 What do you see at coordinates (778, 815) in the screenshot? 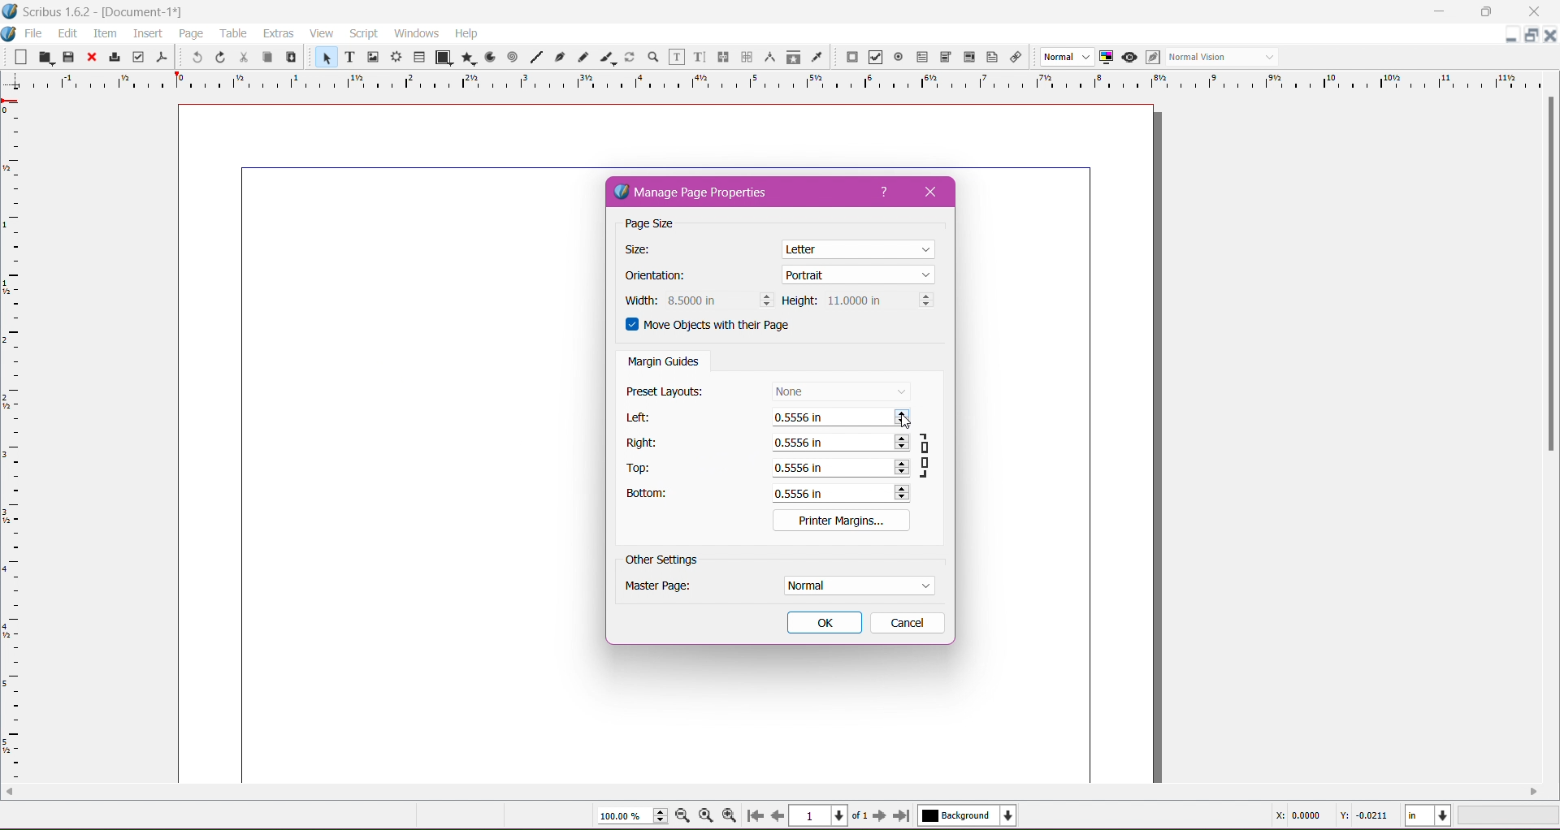
I see `Go to previous page` at bounding box center [778, 815].